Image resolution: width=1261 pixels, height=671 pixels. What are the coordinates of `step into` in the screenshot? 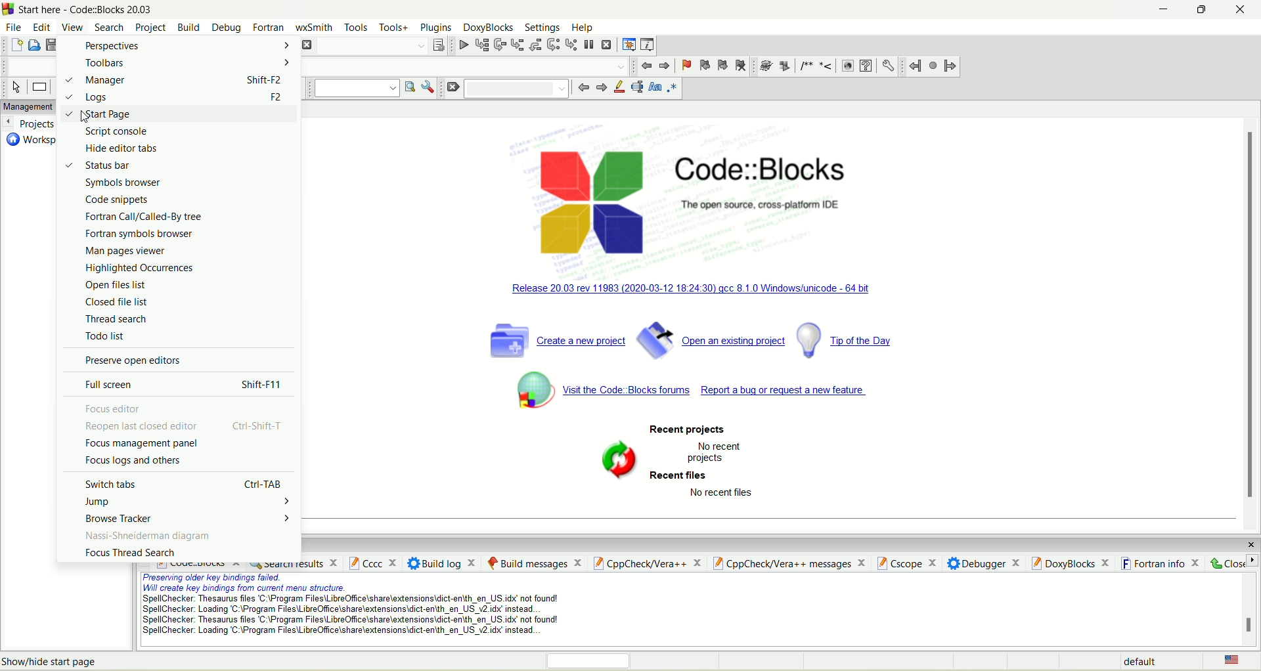 It's located at (517, 45).